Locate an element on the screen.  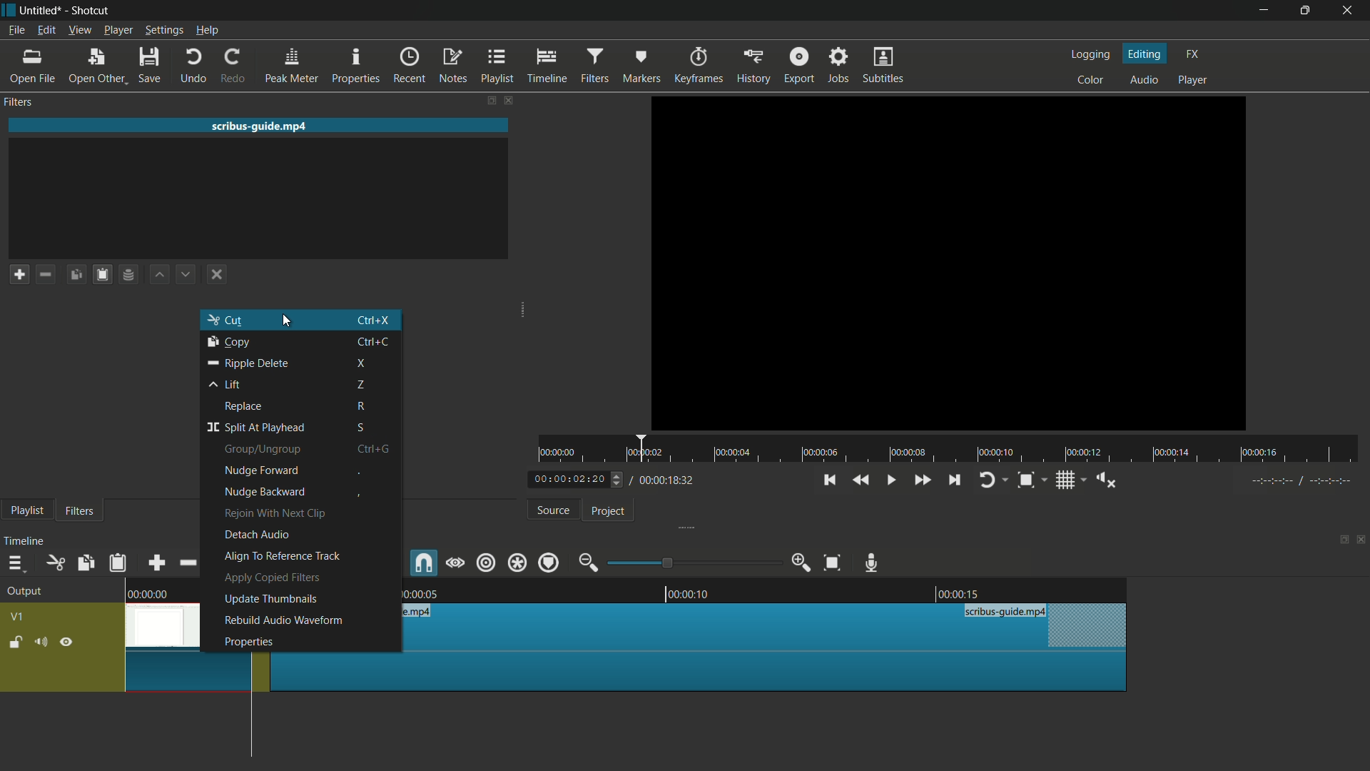
rebuild audio waveform is located at coordinates (283, 620).